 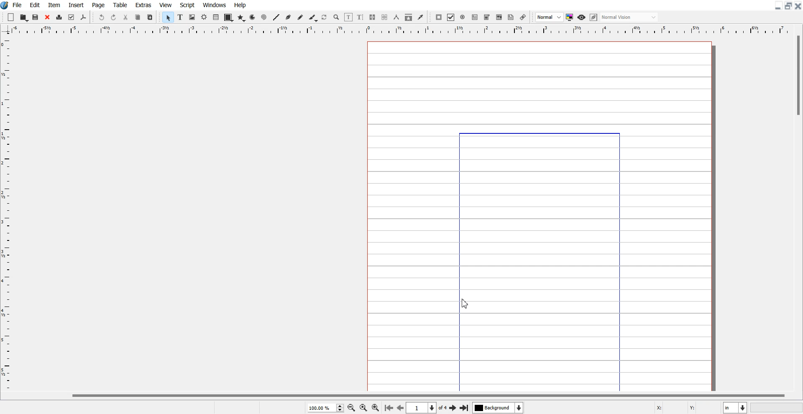 What do you see at coordinates (463, 17) in the screenshot?
I see `PDF Radio Button` at bounding box center [463, 17].